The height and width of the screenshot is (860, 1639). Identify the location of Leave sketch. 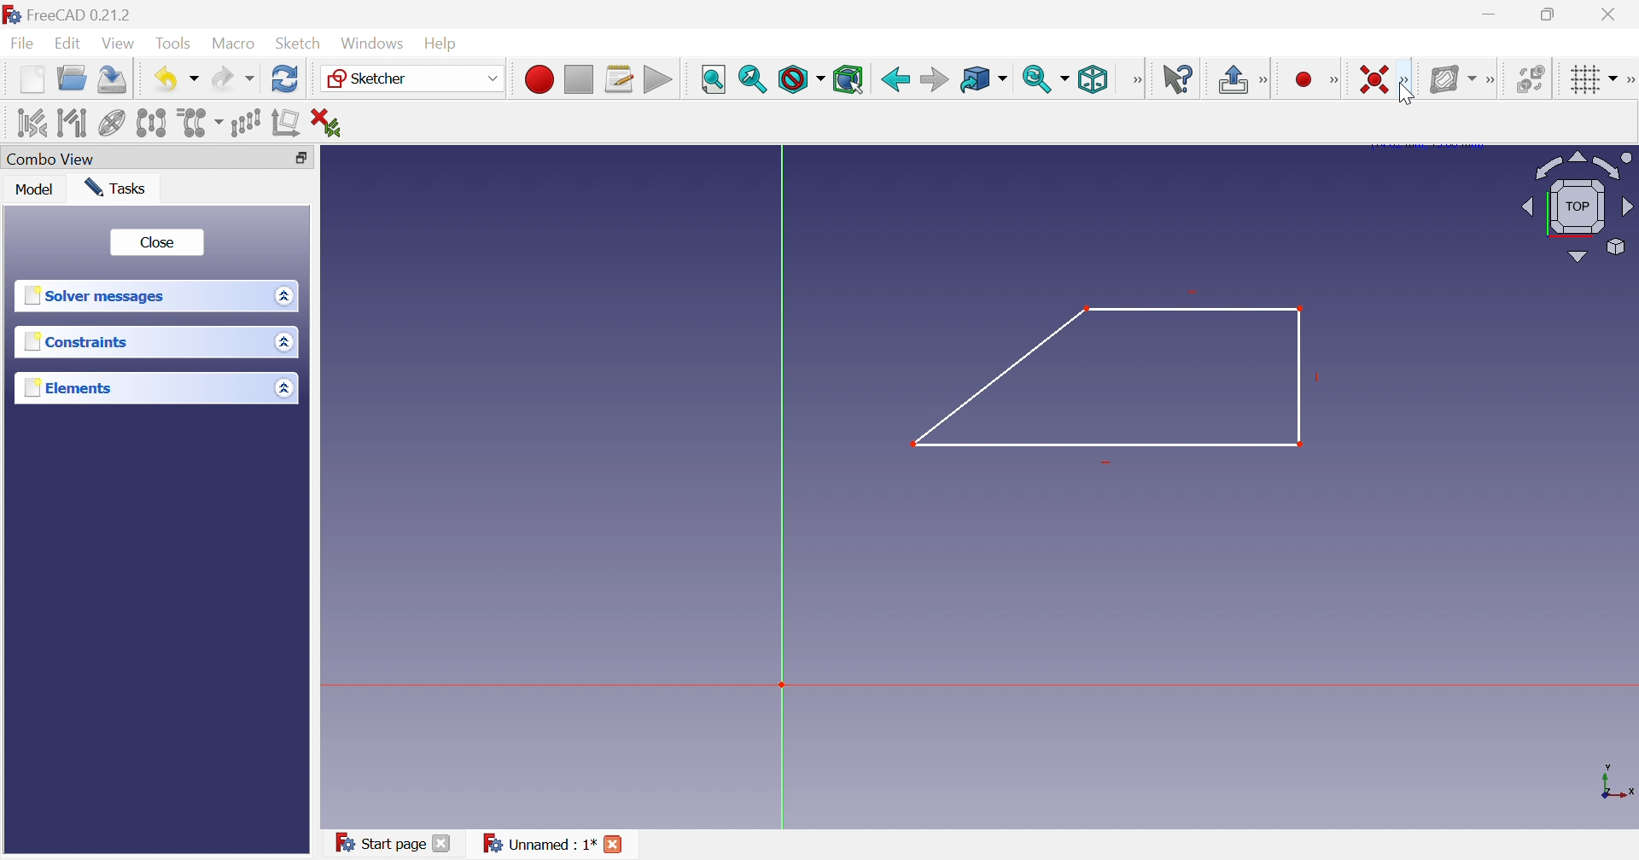
(1231, 81).